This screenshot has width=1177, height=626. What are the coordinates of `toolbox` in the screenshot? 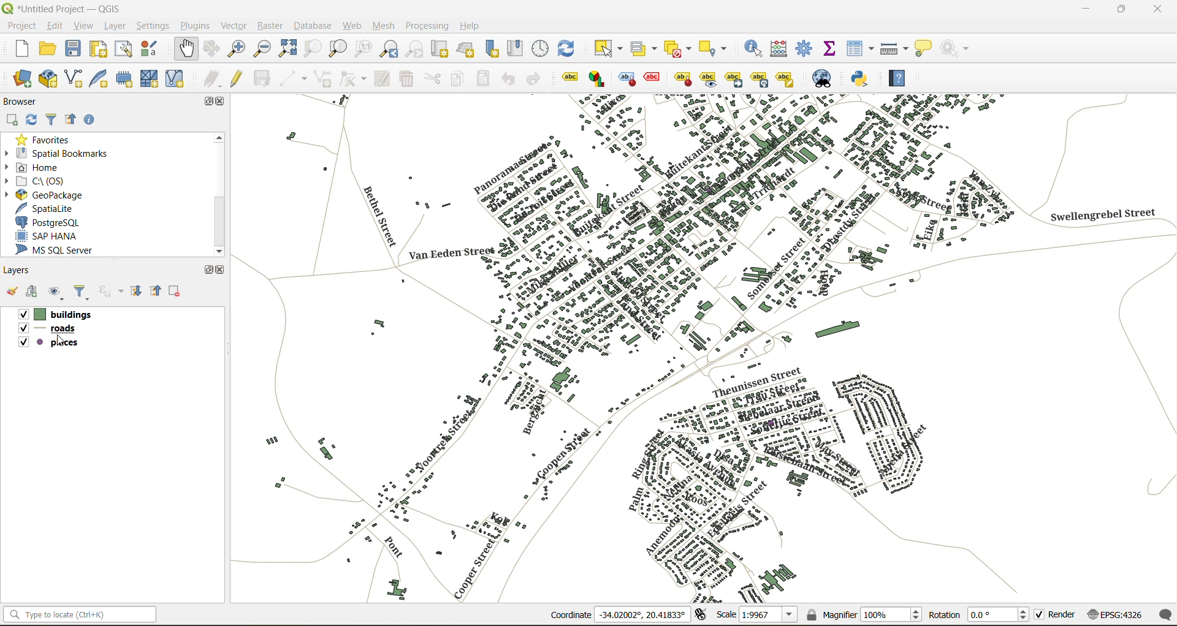 It's located at (804, 50).